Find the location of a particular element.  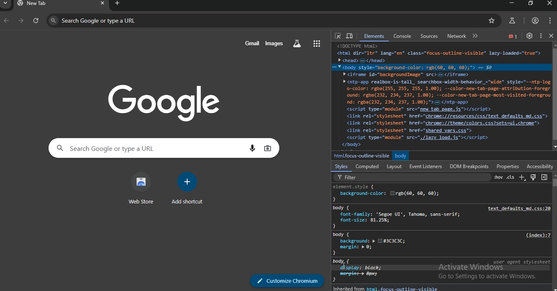

new style rule is located at coordinates (522, 178).